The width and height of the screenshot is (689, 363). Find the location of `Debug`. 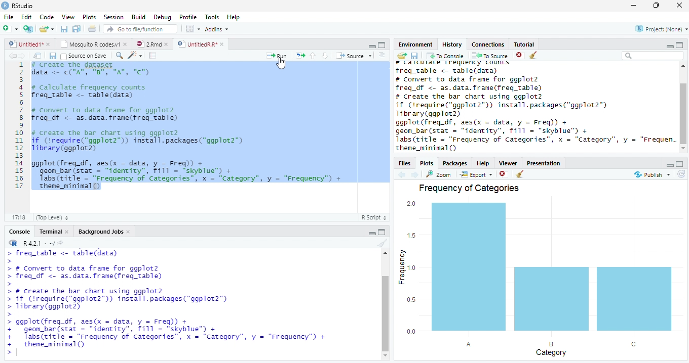

Debug is located at coordinates (163, 17).